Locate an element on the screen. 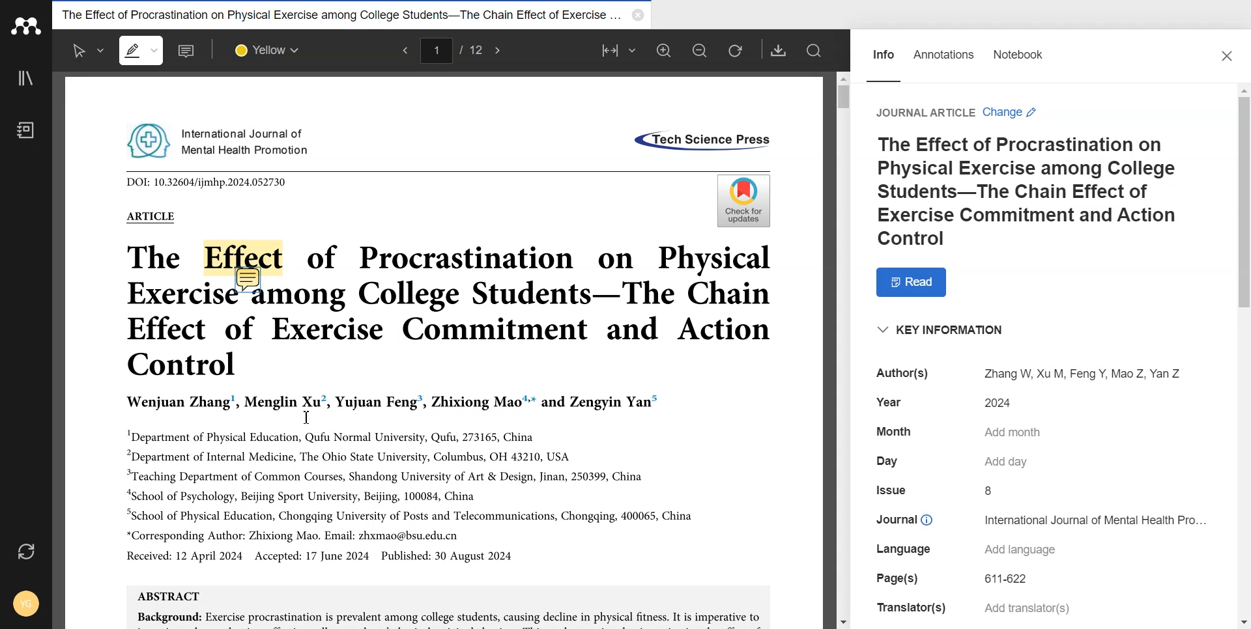 Image resolution: width=1251 pixels, height=629 pixels. Author(s) Zhang W, Xu M, Feng Y, Mao Z, Yan Z is located at coordinates (1022, 373).